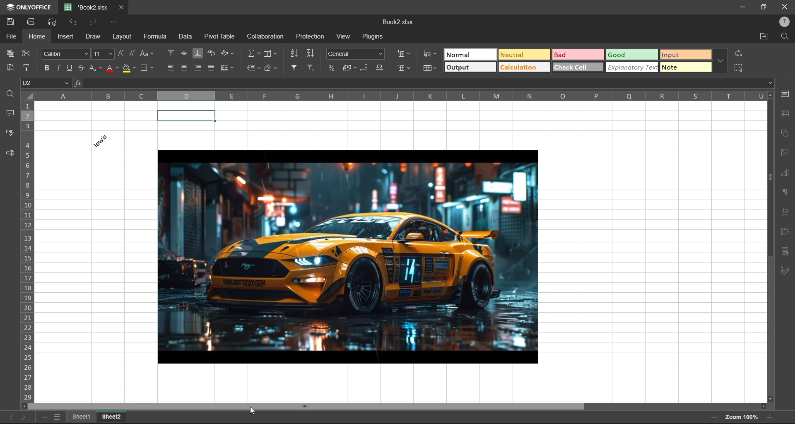 The image size is (795, 424). I want to click on align right, so click(200, 68).